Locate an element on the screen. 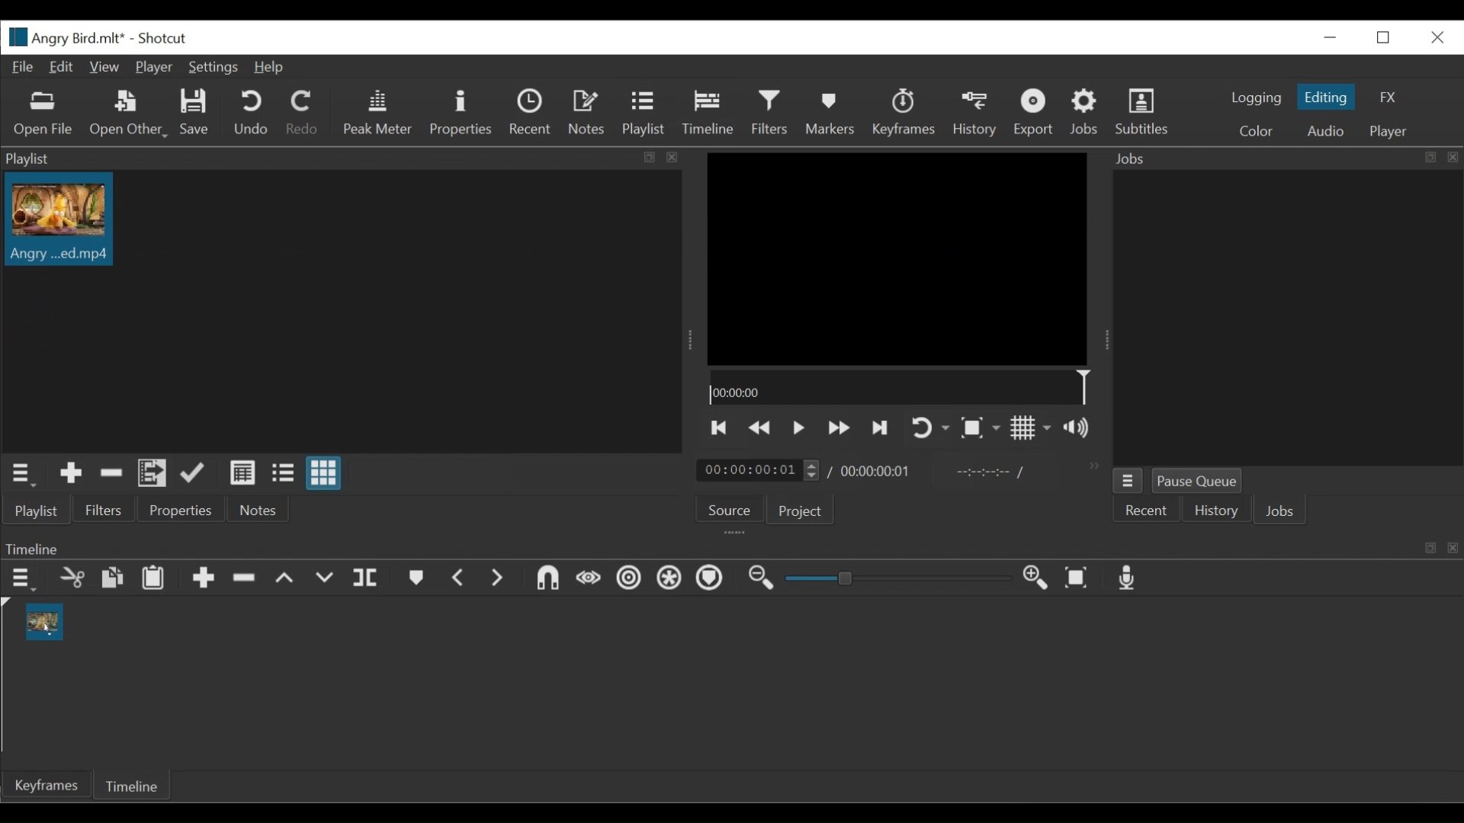  logging is located at coordinates (1254, 98).